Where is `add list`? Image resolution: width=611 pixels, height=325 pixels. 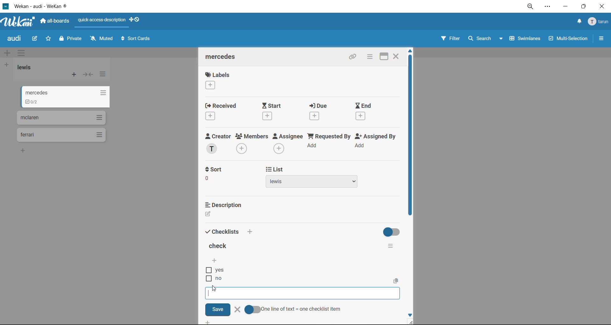 add list is located at coordinates (8, 65).